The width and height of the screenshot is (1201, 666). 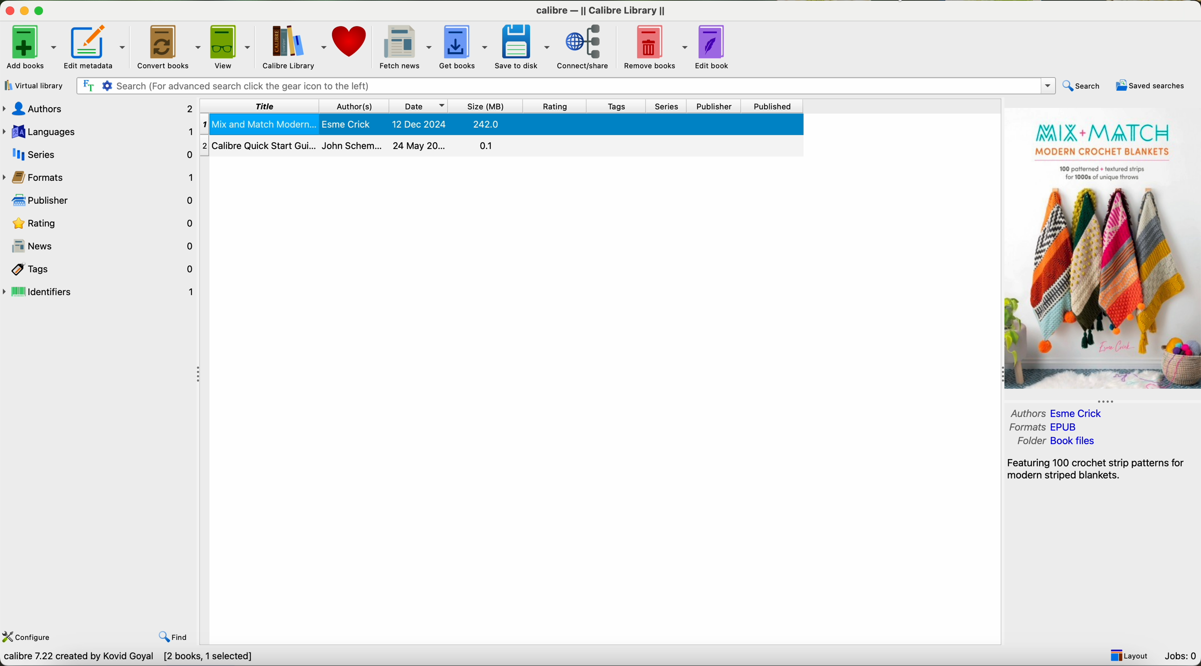 I want to click on identifiers, so click(x=99, y=292).